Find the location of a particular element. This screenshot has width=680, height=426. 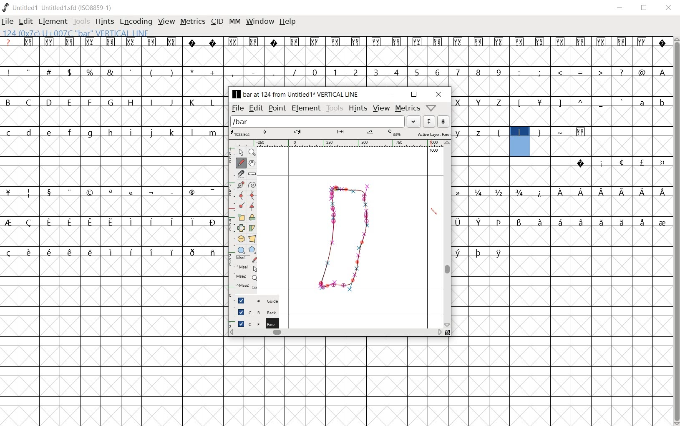

pen tool/CURSOR POSITION is located at coordinates (339, 193).